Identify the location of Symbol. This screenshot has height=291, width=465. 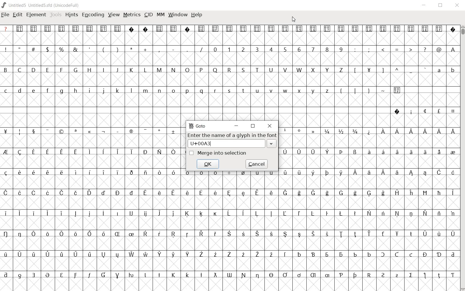
(117, 130).